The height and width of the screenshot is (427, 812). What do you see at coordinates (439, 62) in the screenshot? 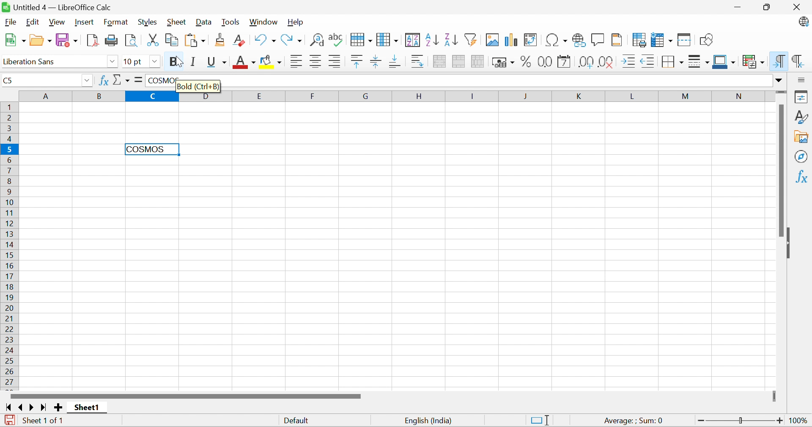
I see `Merge and Center or Unmerge Cells Depending on current Toggle Status` at bounding box center [439, 62].